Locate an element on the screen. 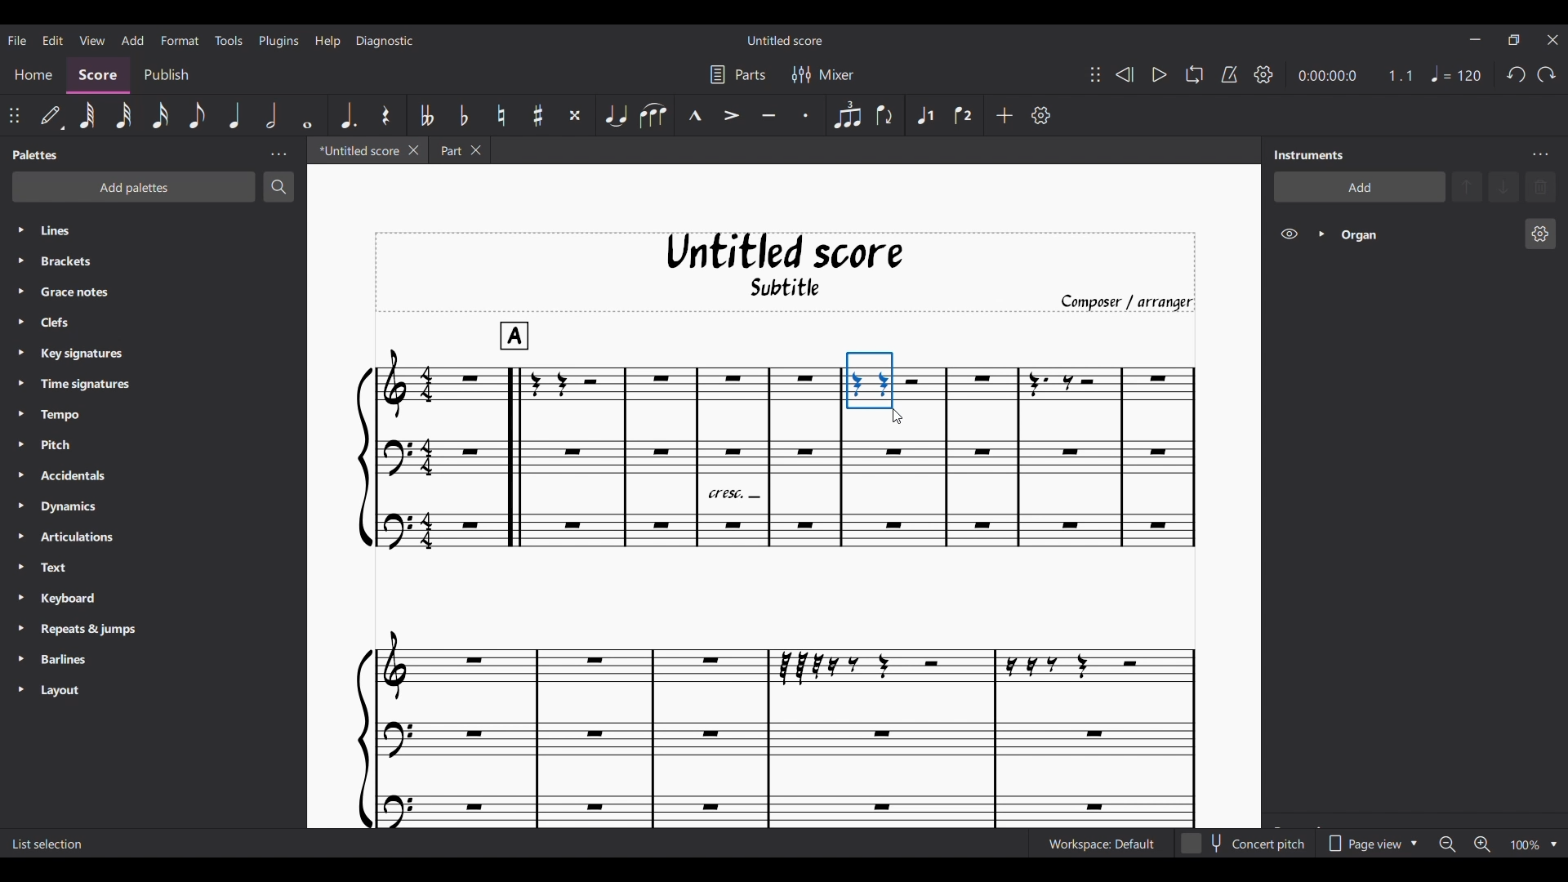 Image resolution: width=1568 pixels, height=882 pixels. Earlier tab is located at coordinates (459, 150).